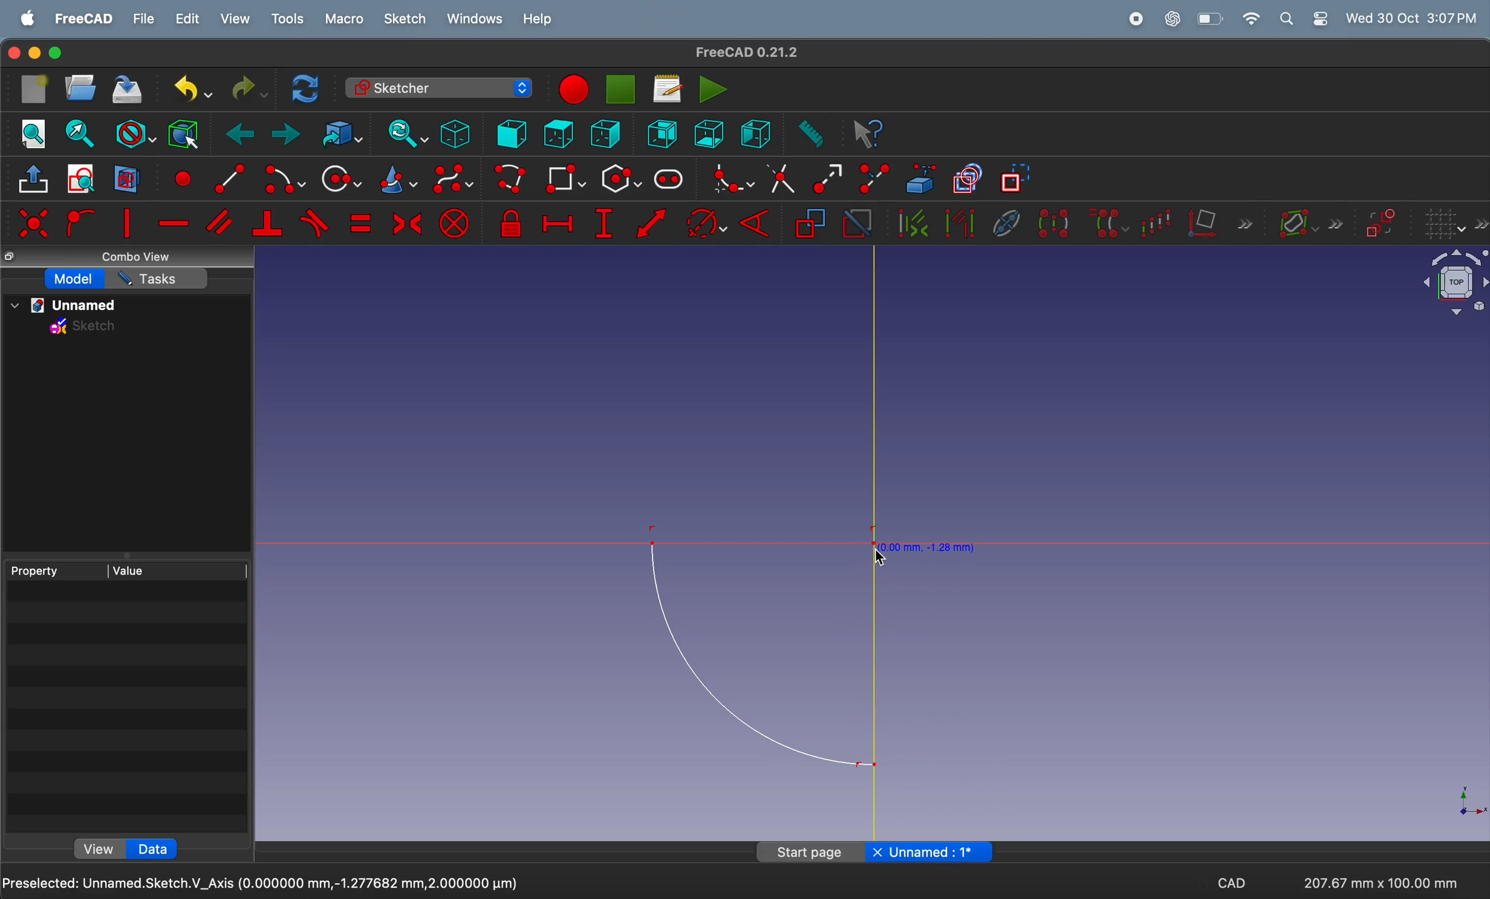 Image resolution: width=1490 pixels, height=899 pixels. What do you see at coordinates (405, 19) in the screenshot?
I see `sketch` at bounding box center [405, 19].